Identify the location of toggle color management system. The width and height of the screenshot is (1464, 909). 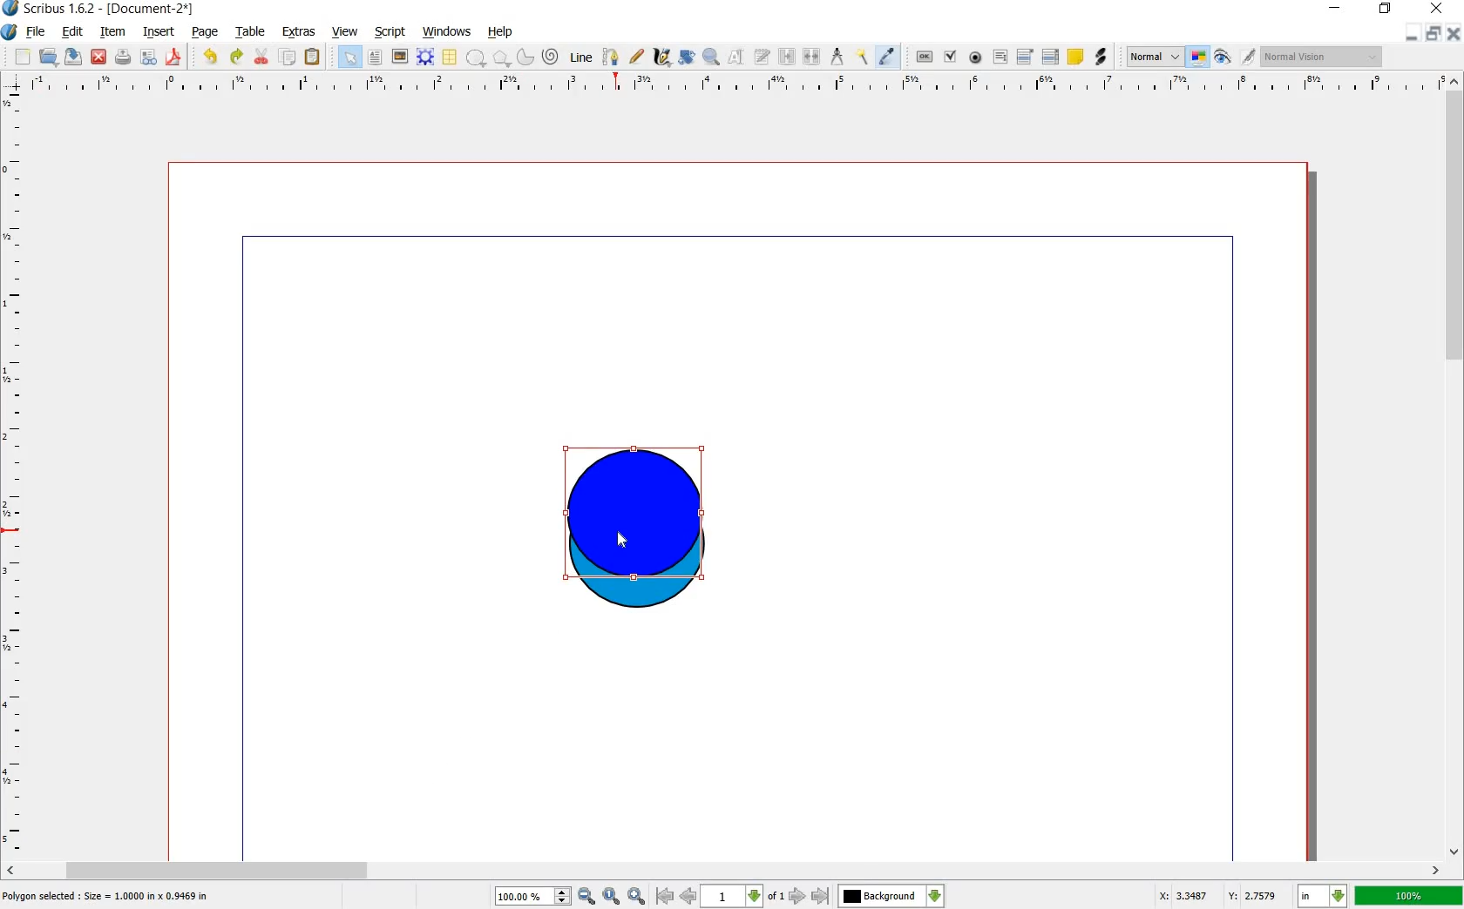
(1197, 57).